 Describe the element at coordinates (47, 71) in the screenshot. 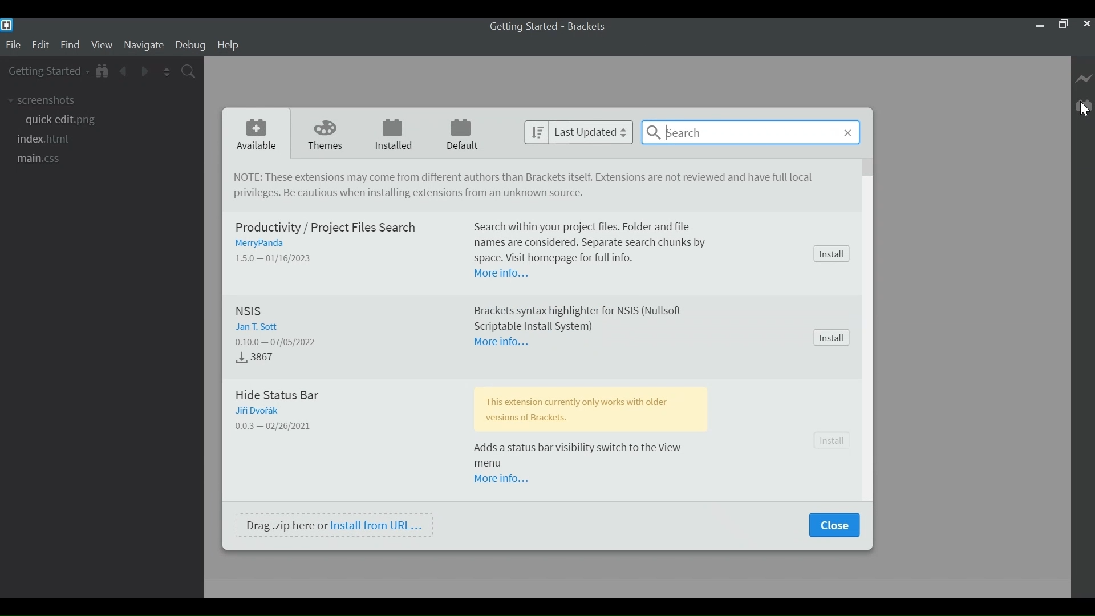

I see `Getting Started` at that location.